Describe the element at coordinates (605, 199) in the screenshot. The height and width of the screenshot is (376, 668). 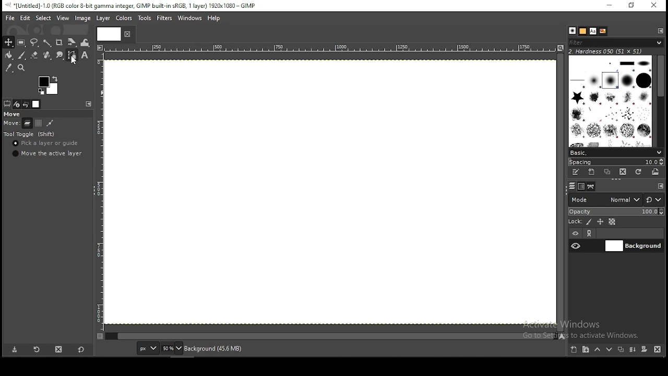
I see `layer modes` at that location.